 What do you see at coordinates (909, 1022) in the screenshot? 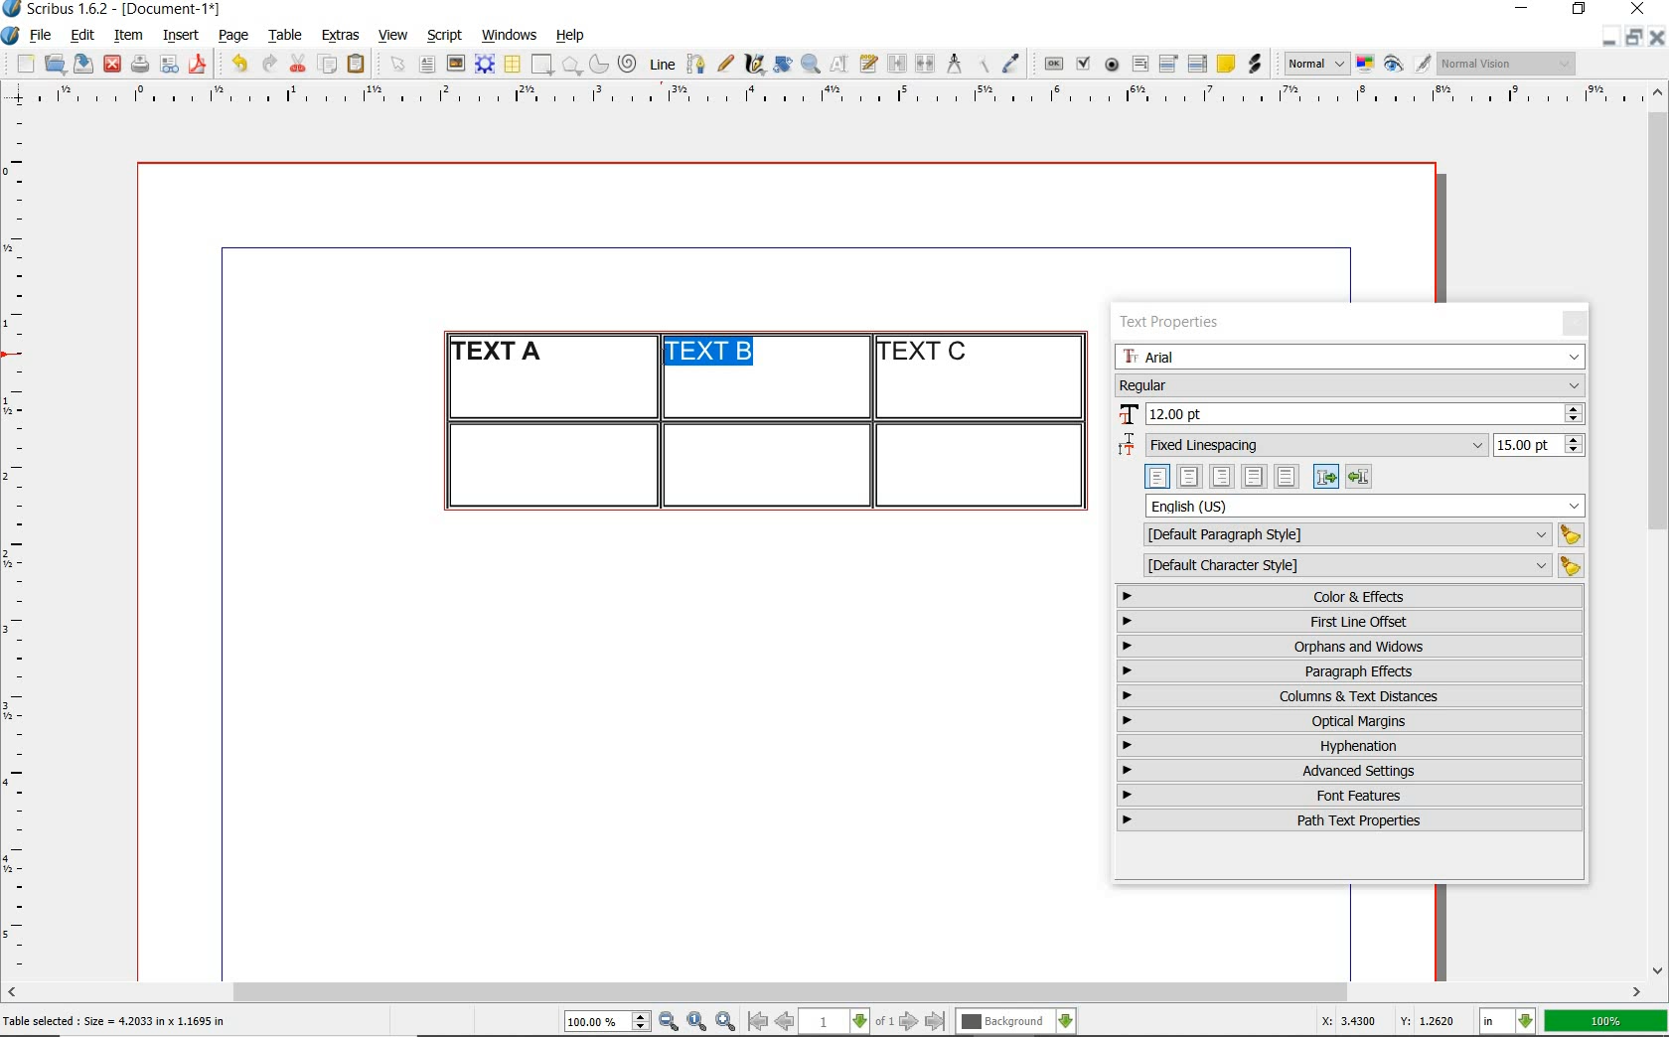
I see `go to next page` at bounding box center [909, 1022].